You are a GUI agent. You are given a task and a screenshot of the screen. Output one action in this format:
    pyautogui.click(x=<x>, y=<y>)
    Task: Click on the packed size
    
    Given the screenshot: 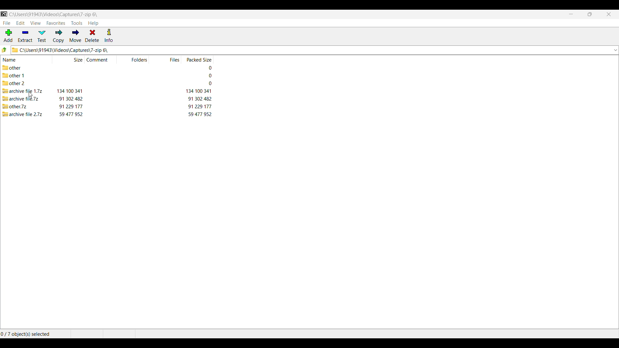 What is the action you would take?
    pyautogui.click(x=208, y=76)
    